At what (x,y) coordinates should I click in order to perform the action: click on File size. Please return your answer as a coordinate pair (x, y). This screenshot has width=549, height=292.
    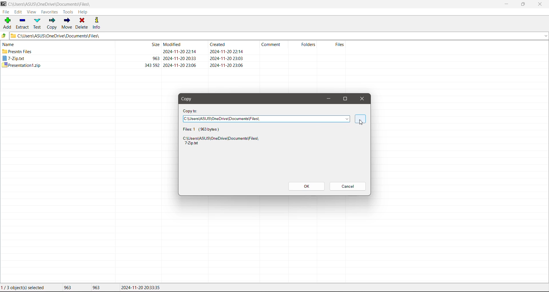
    Looking at the image, I should click on (142, 55).